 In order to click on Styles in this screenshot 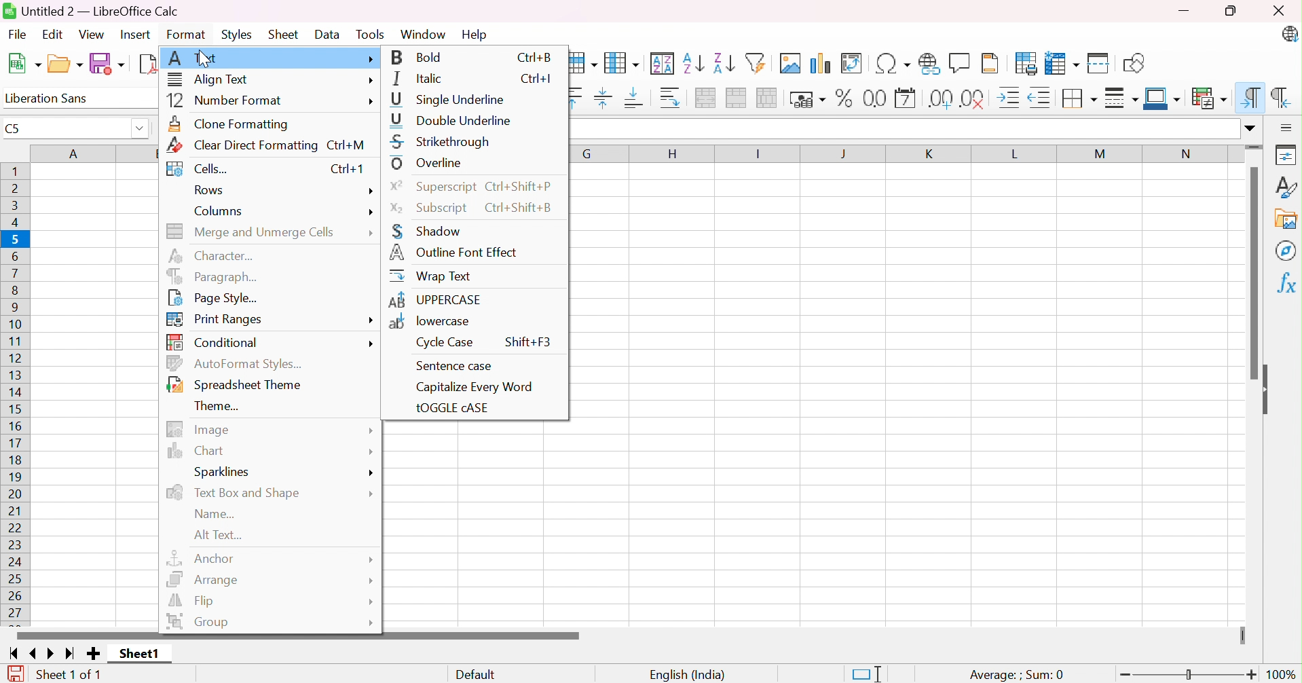, I will do `click(1287, 187)`.